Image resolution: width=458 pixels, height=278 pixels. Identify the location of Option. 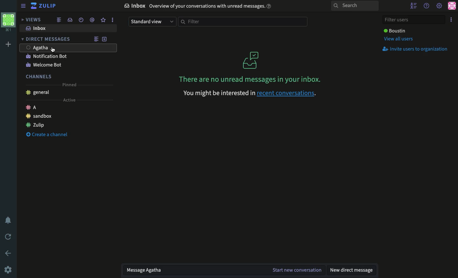
(451, 19).